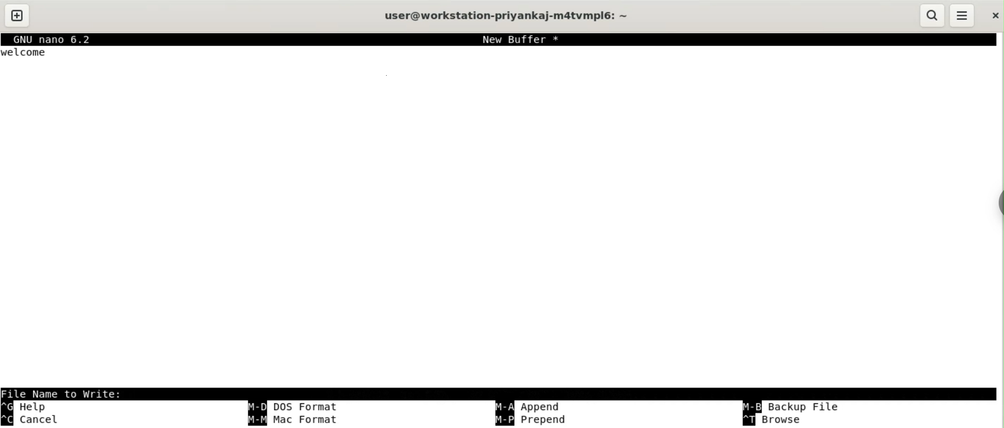  Describe the element at coordinates (531, 406) in the screenshot. I see `append` at that location.